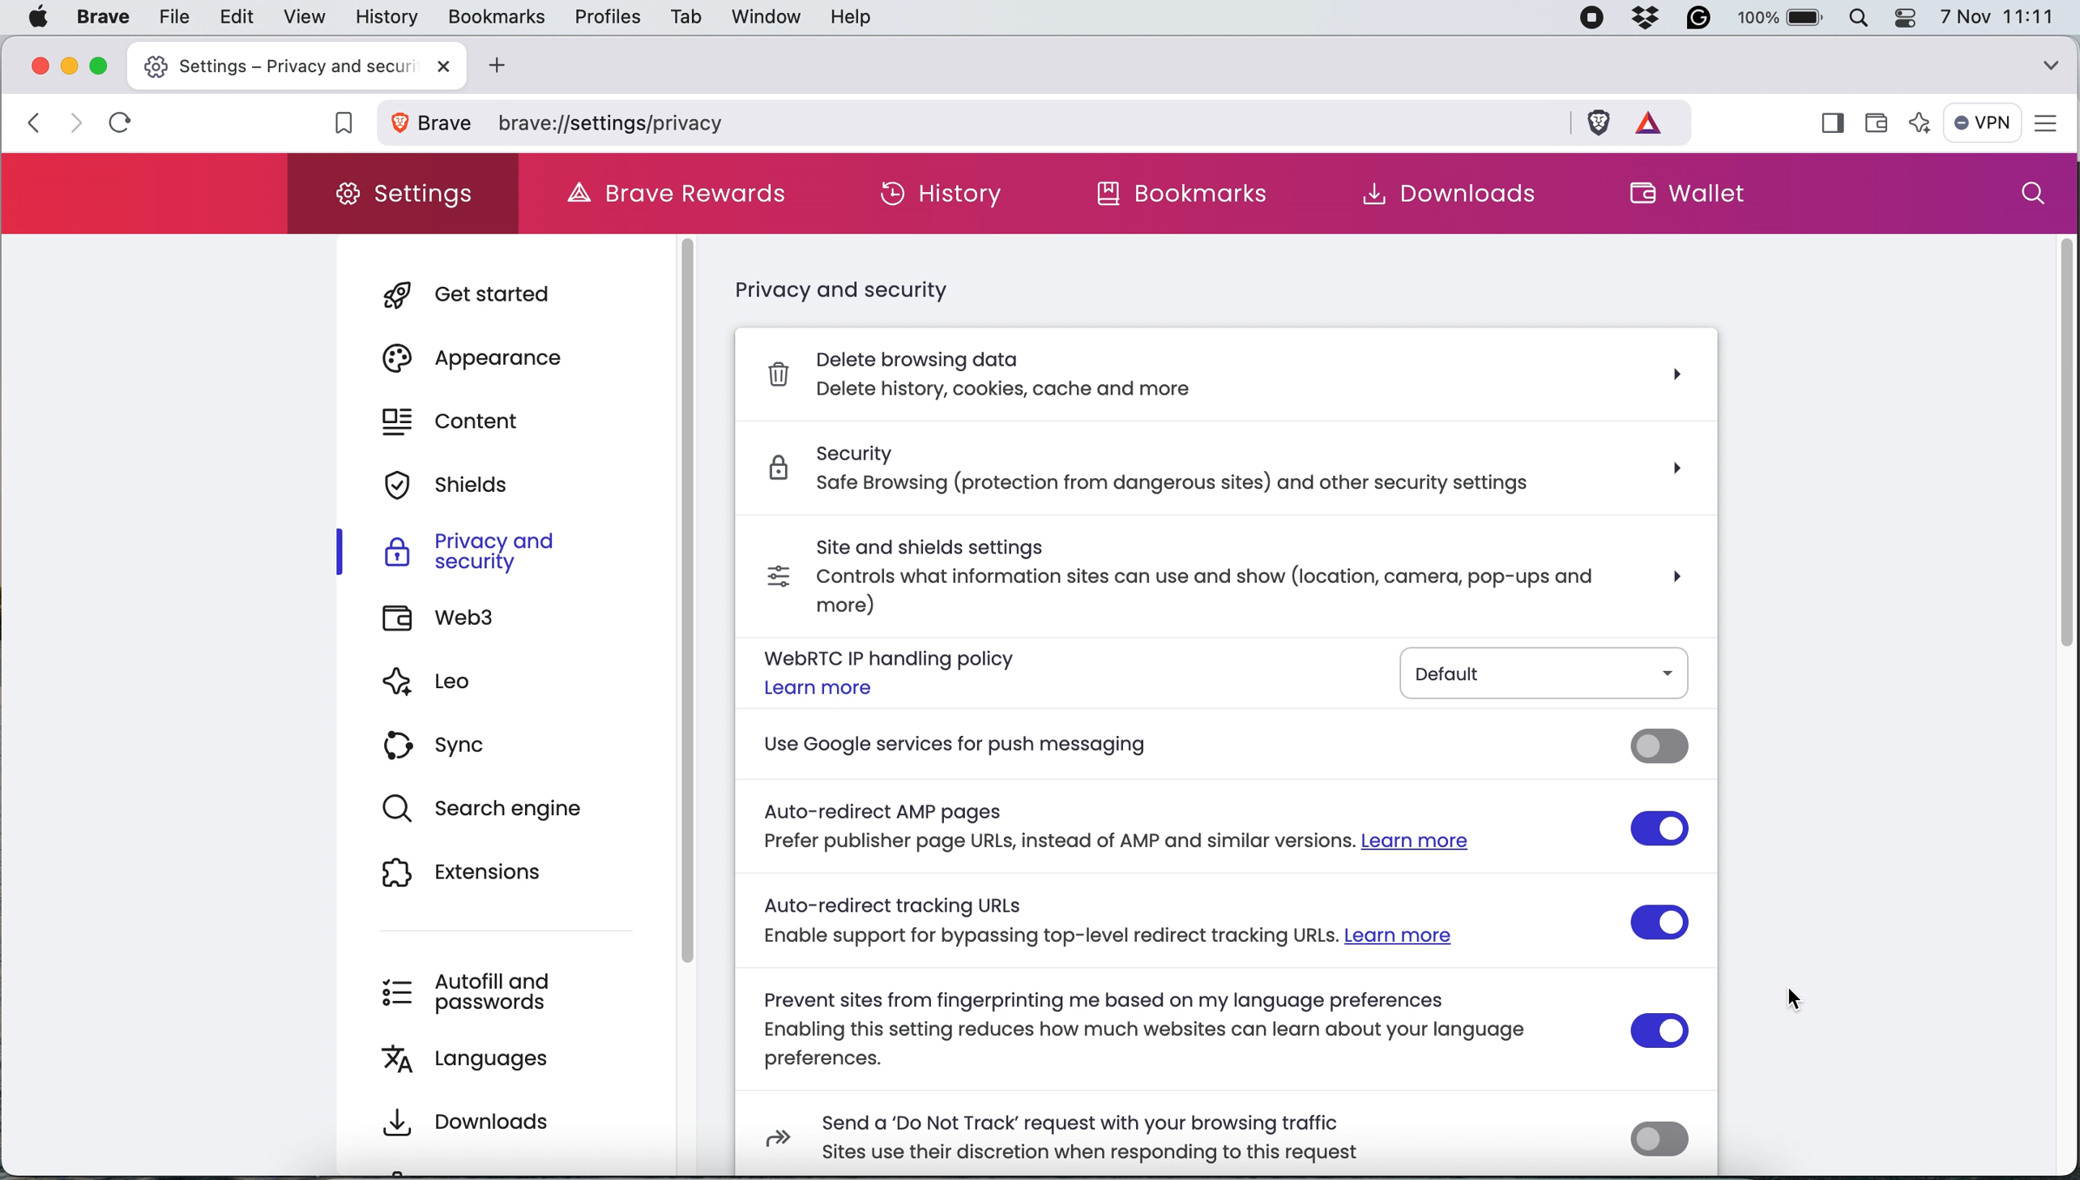  What do you see at coordinates (489, 1056) in the screenshot?
I see `languages` at bounding box center [489, 1056].